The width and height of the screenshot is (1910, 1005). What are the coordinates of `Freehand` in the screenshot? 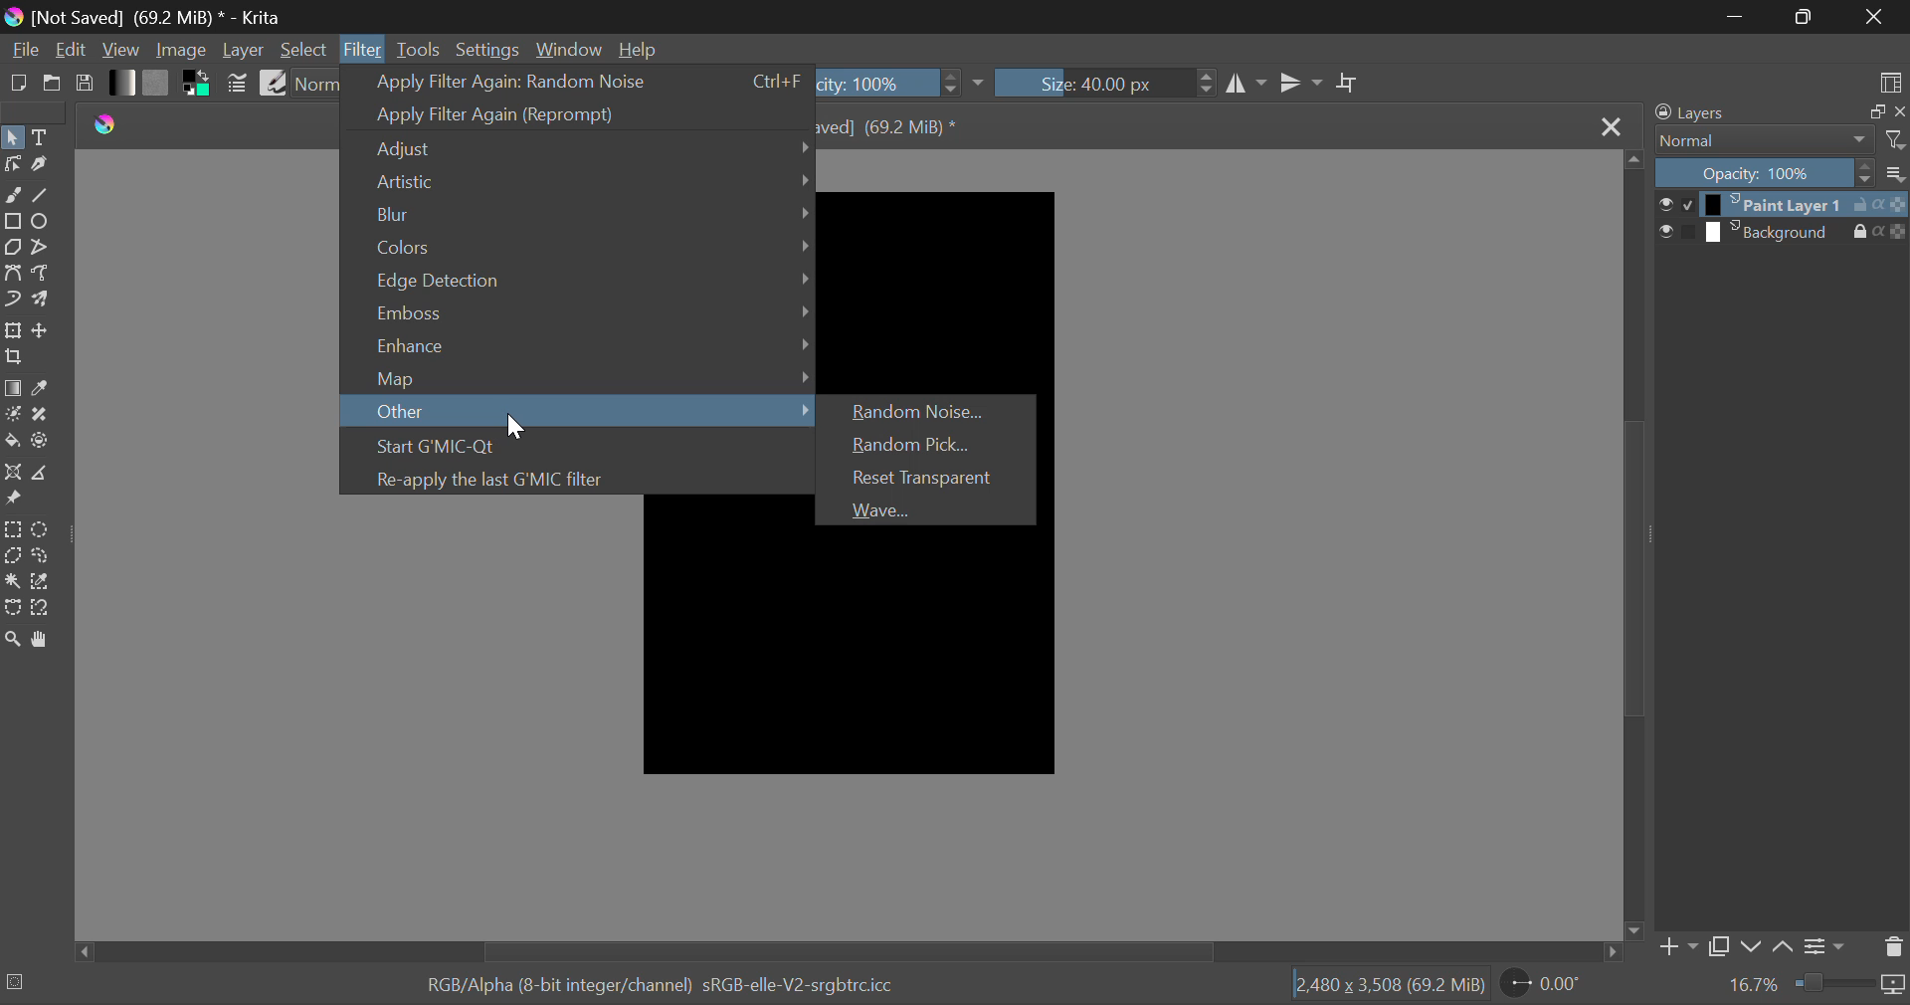 It's located at (12, 195).